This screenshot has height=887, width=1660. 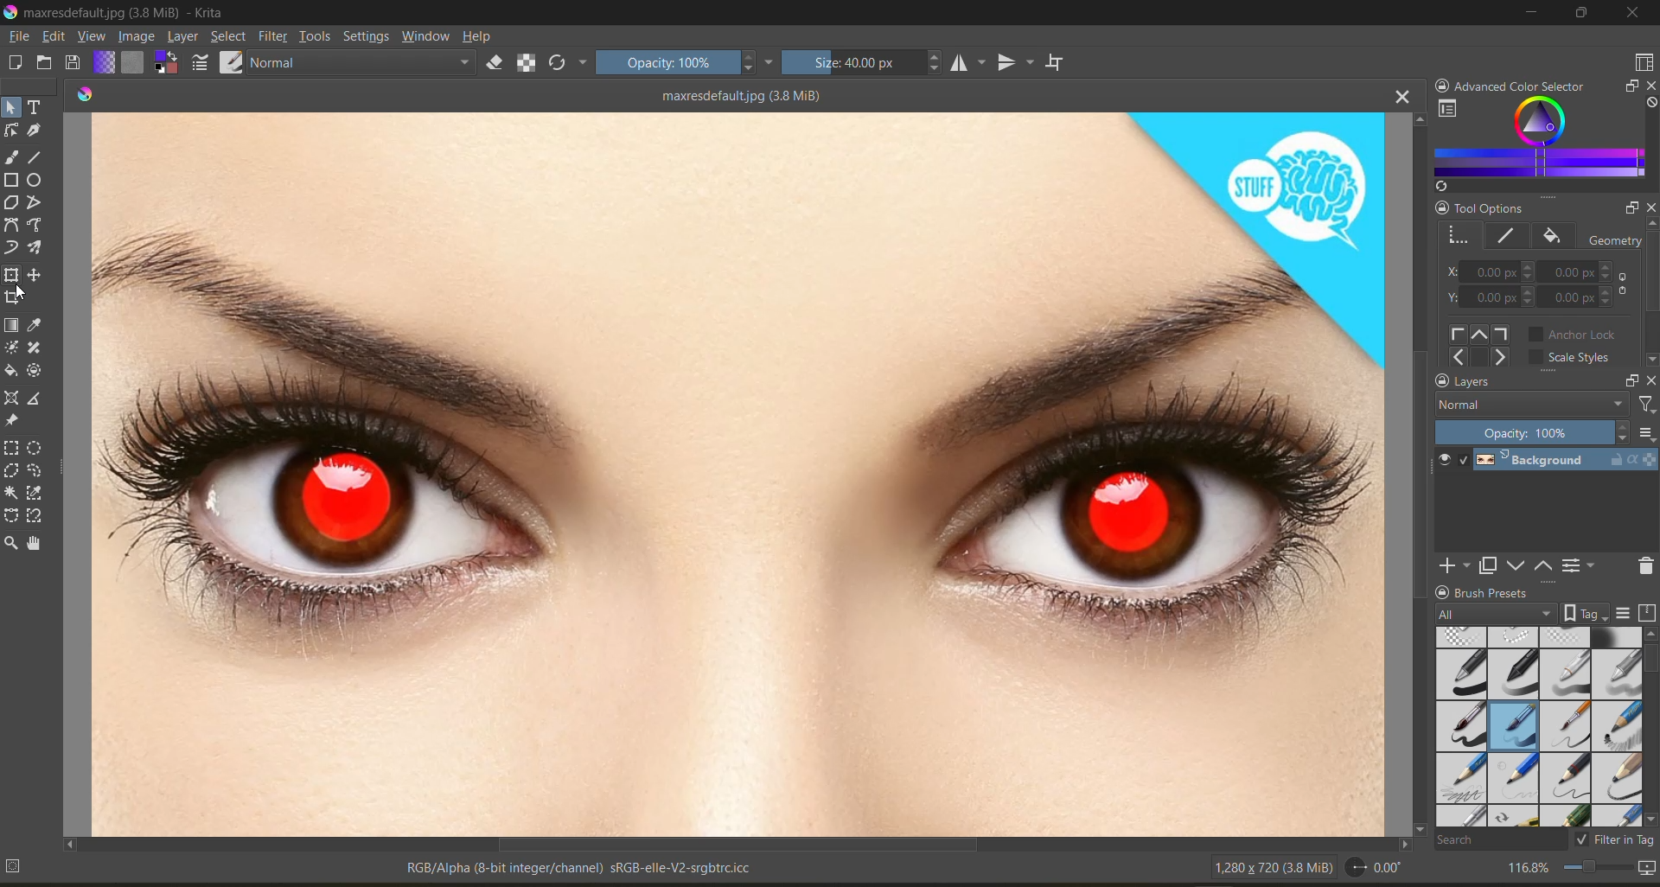 What do you see at coordinates (36, 326) in the screenshot?
I see `tool` at bounding box center [36, 326].